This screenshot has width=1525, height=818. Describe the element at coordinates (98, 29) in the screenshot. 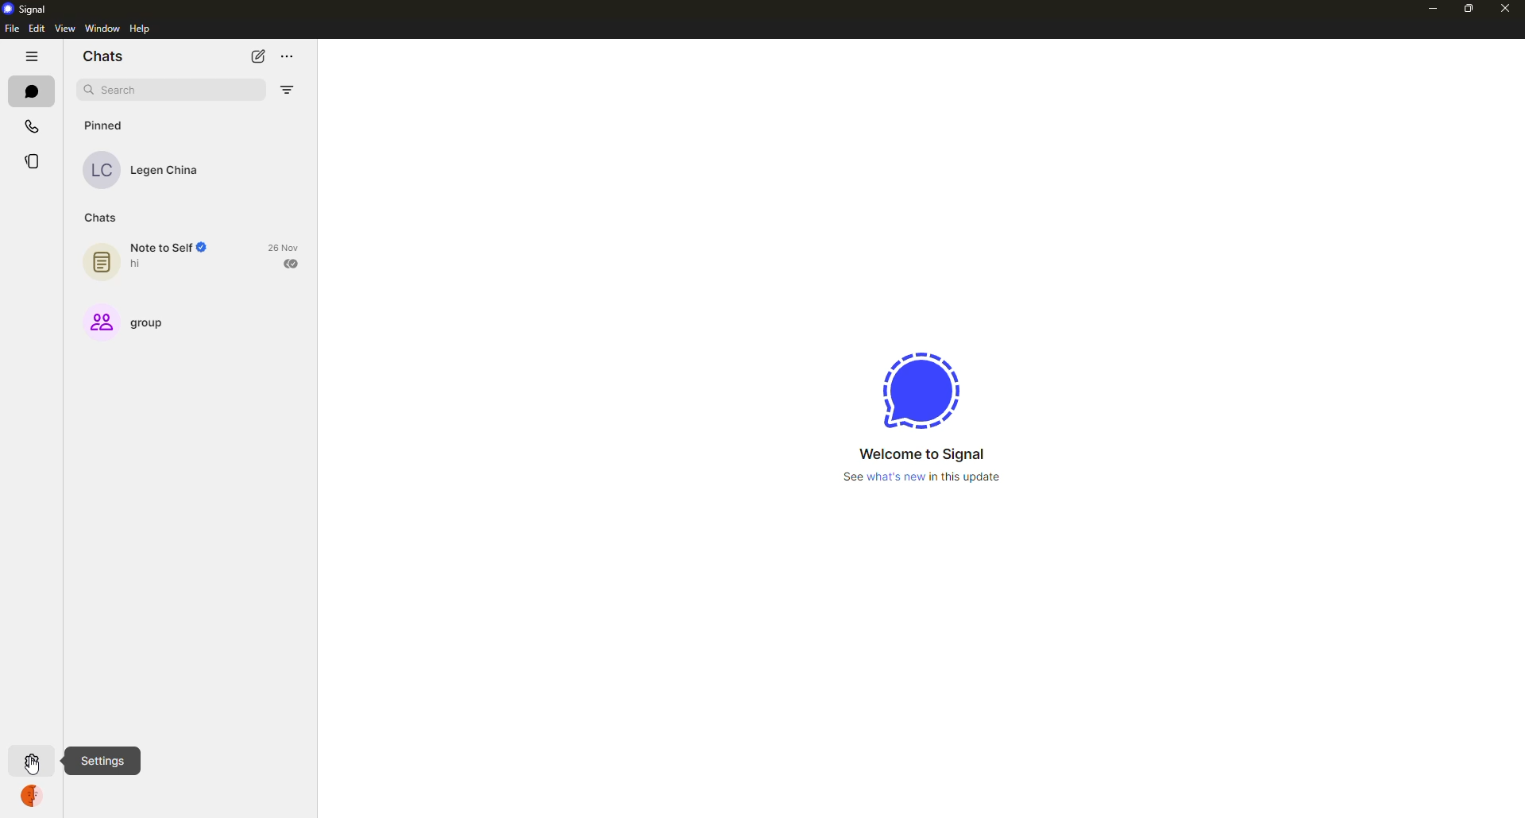

I see `window` at that location.